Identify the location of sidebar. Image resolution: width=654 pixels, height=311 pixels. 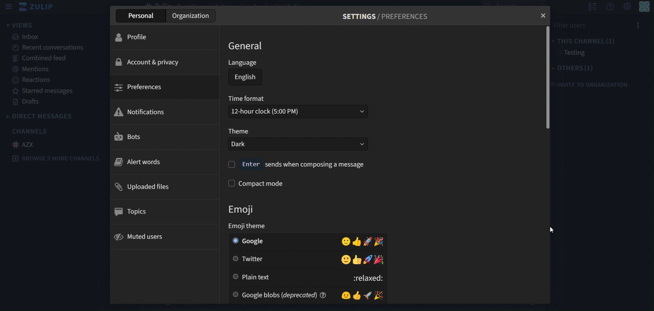
(8, 7).